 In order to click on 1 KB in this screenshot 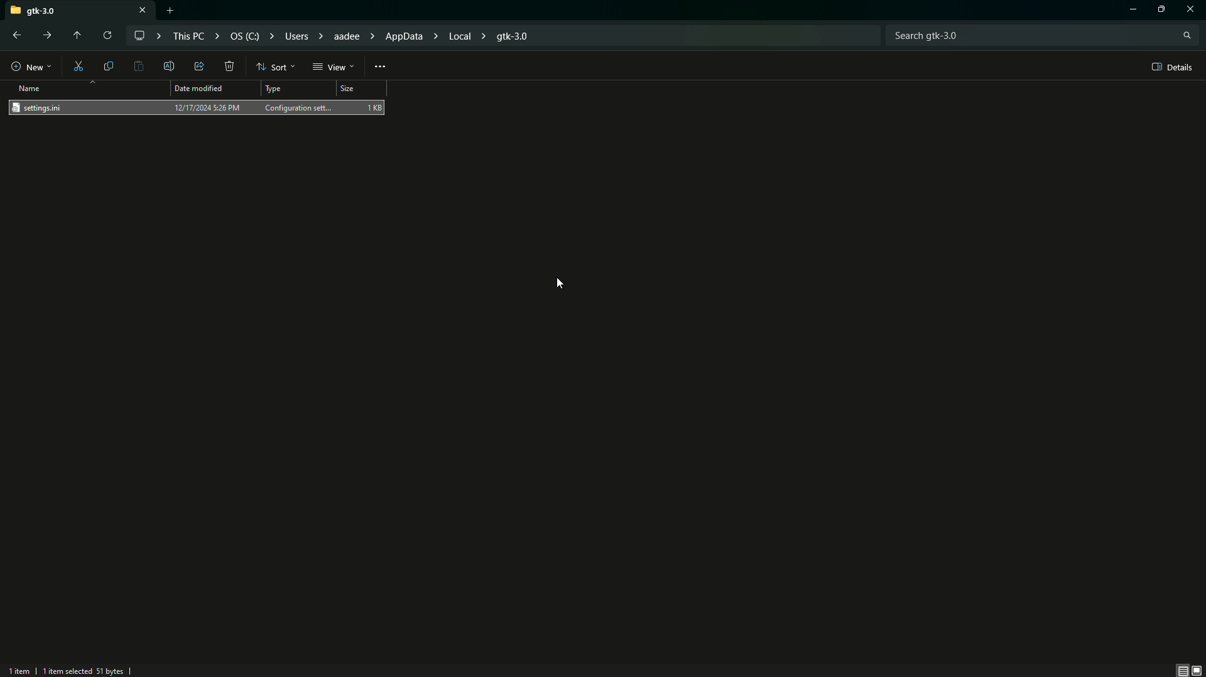, I will do `click(375, 107)`.